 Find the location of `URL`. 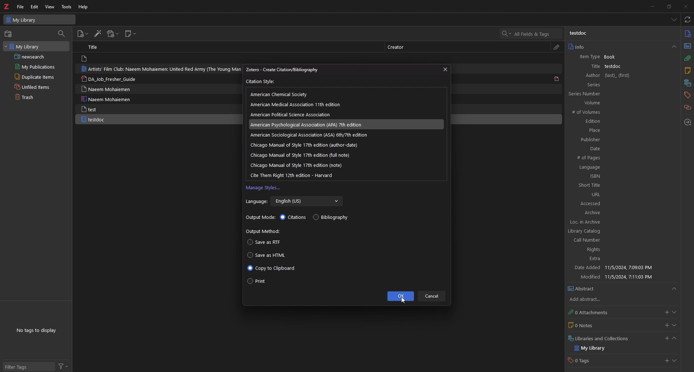

URL is located at coordinates (621, 194).